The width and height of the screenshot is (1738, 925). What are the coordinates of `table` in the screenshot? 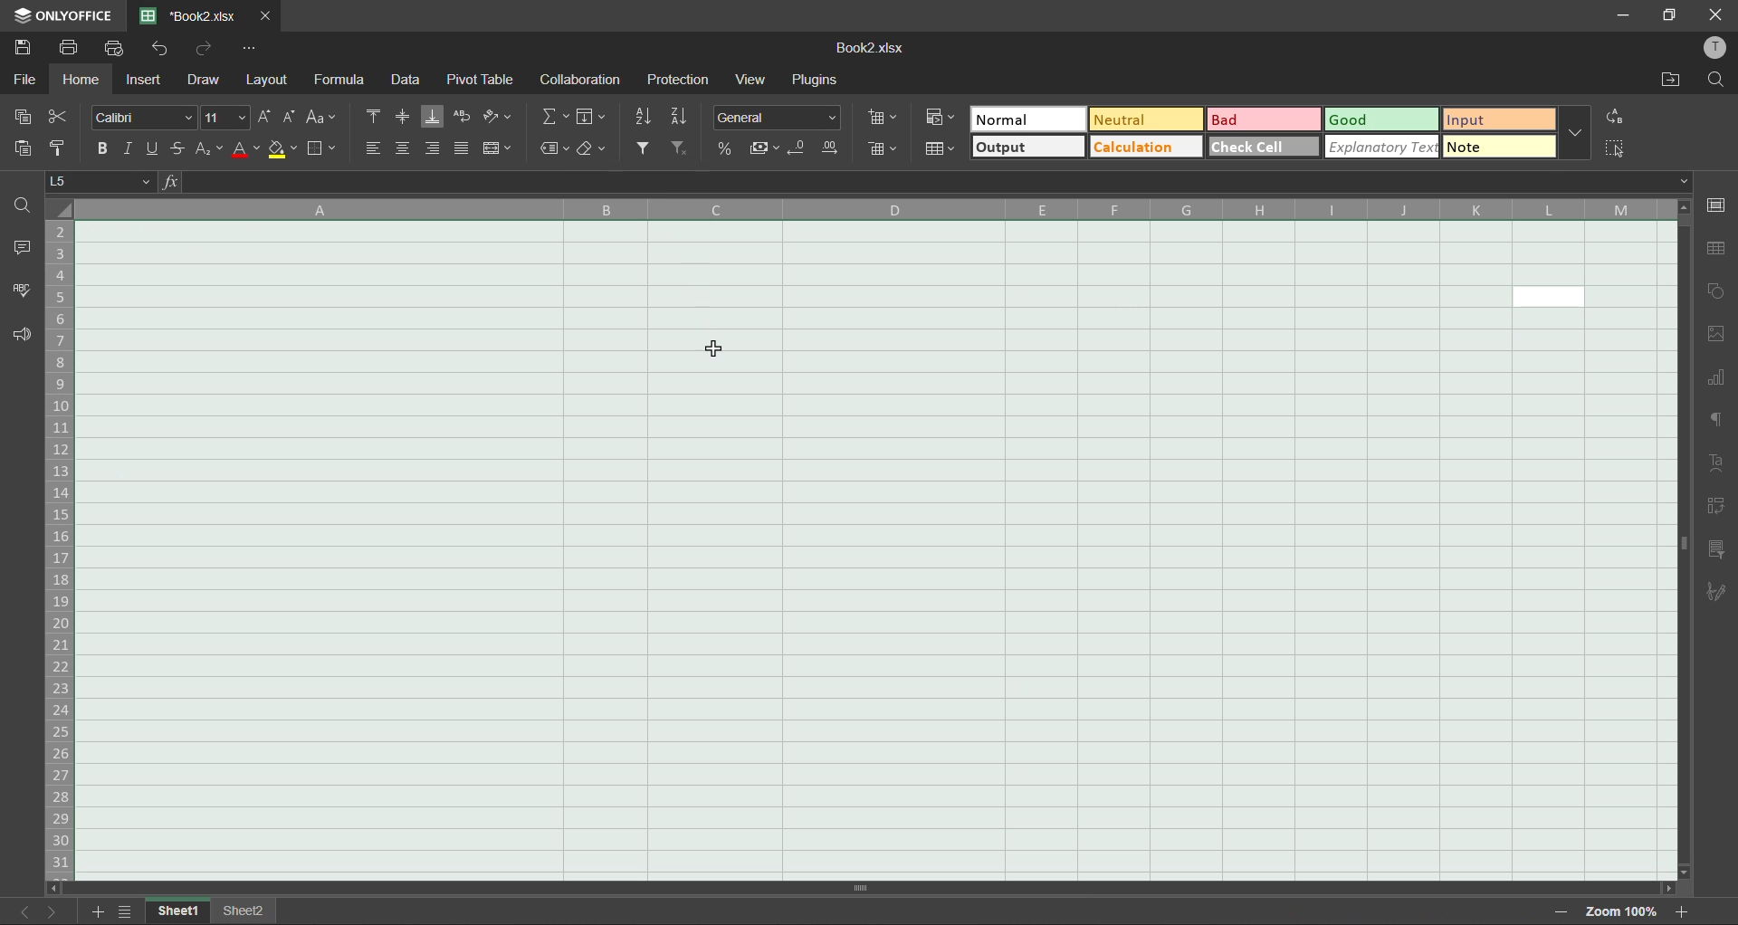 It's located at (1715, 249).